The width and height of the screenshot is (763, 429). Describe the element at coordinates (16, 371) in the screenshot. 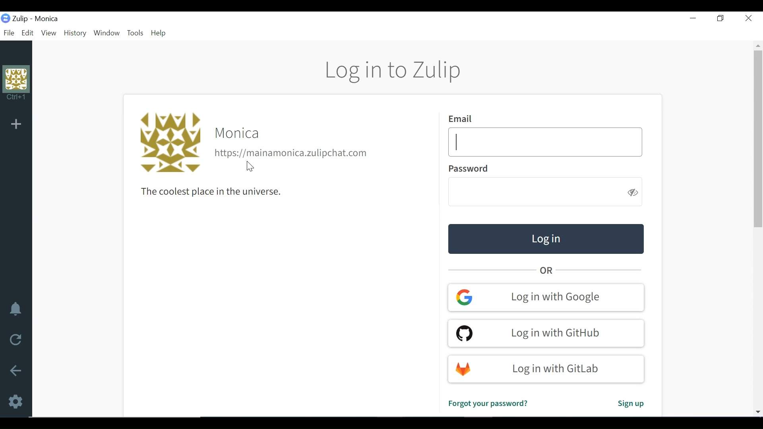

I see `Go back` at that location.